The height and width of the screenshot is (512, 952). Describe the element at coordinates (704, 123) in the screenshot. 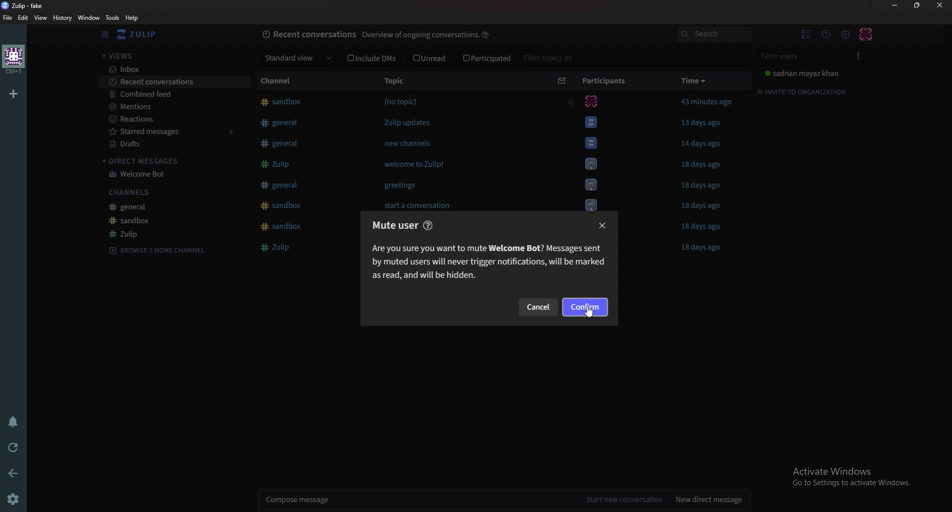

I see `13 days ago` at that location.